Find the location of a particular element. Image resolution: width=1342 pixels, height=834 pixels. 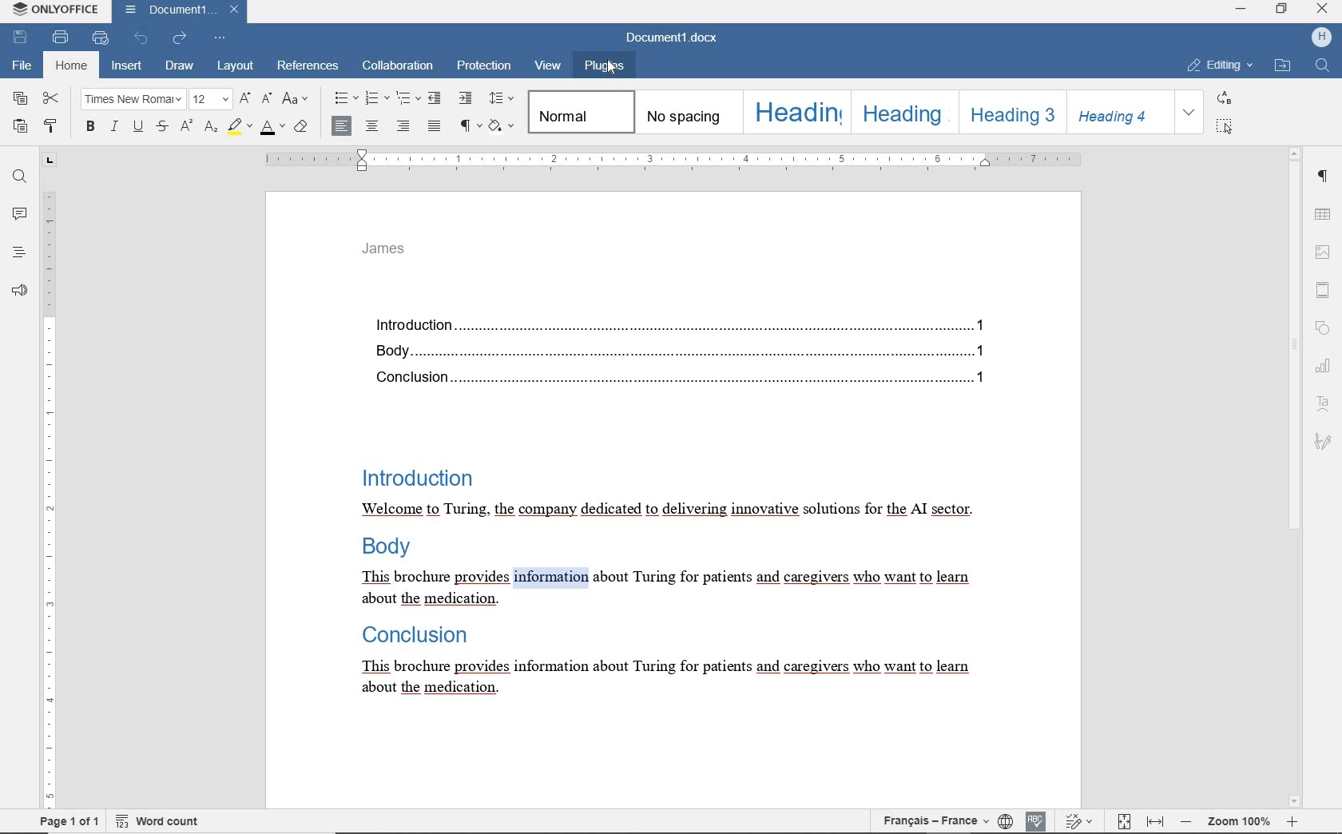

ZOOM 100% is located at coordinates (1240, 820).